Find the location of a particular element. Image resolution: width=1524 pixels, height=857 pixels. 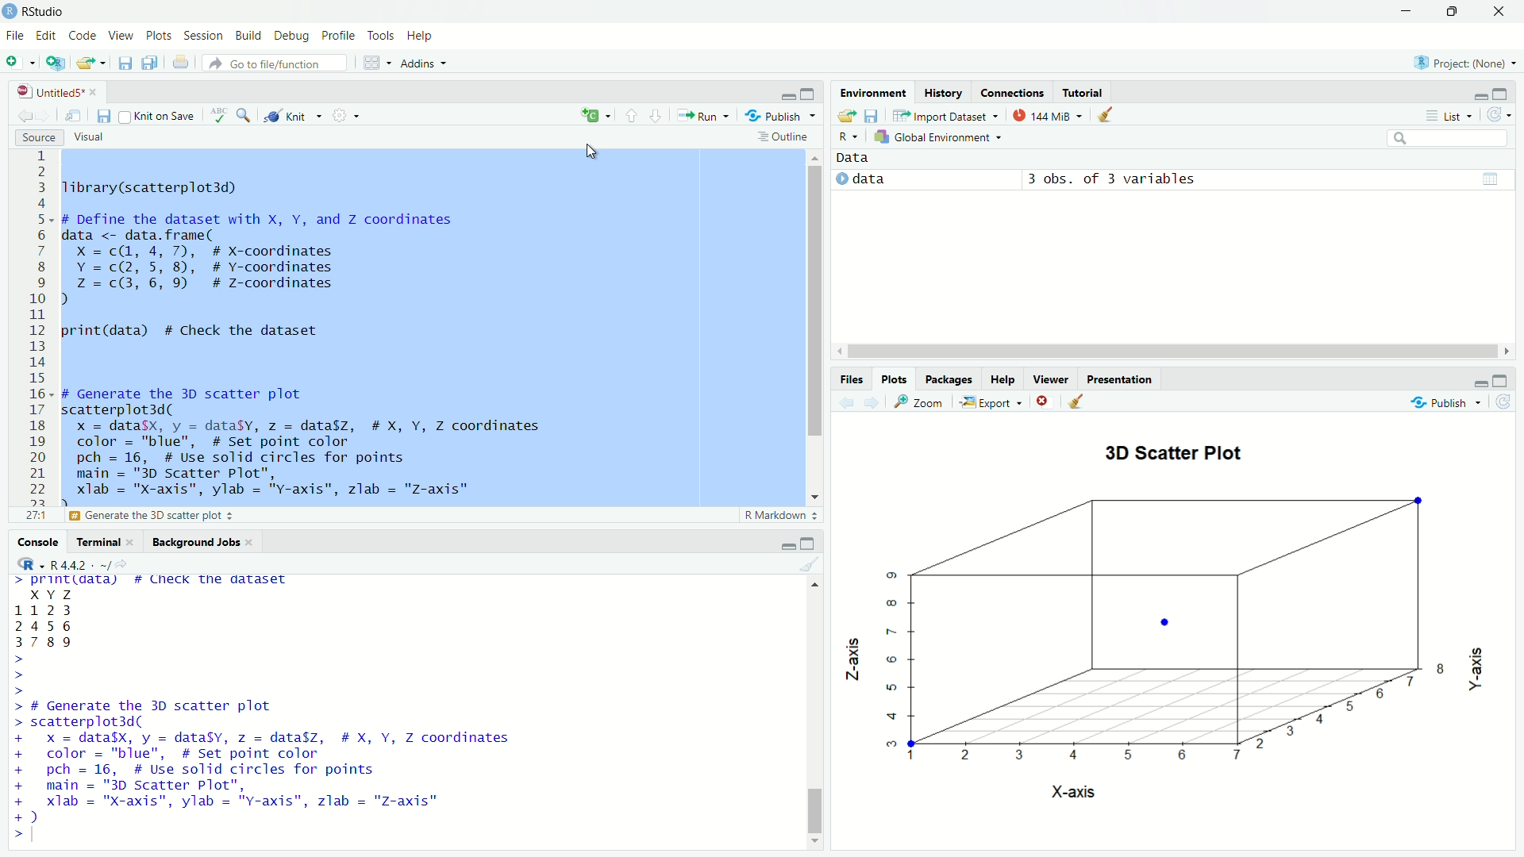

2456 is located at coordinates (44, 626).